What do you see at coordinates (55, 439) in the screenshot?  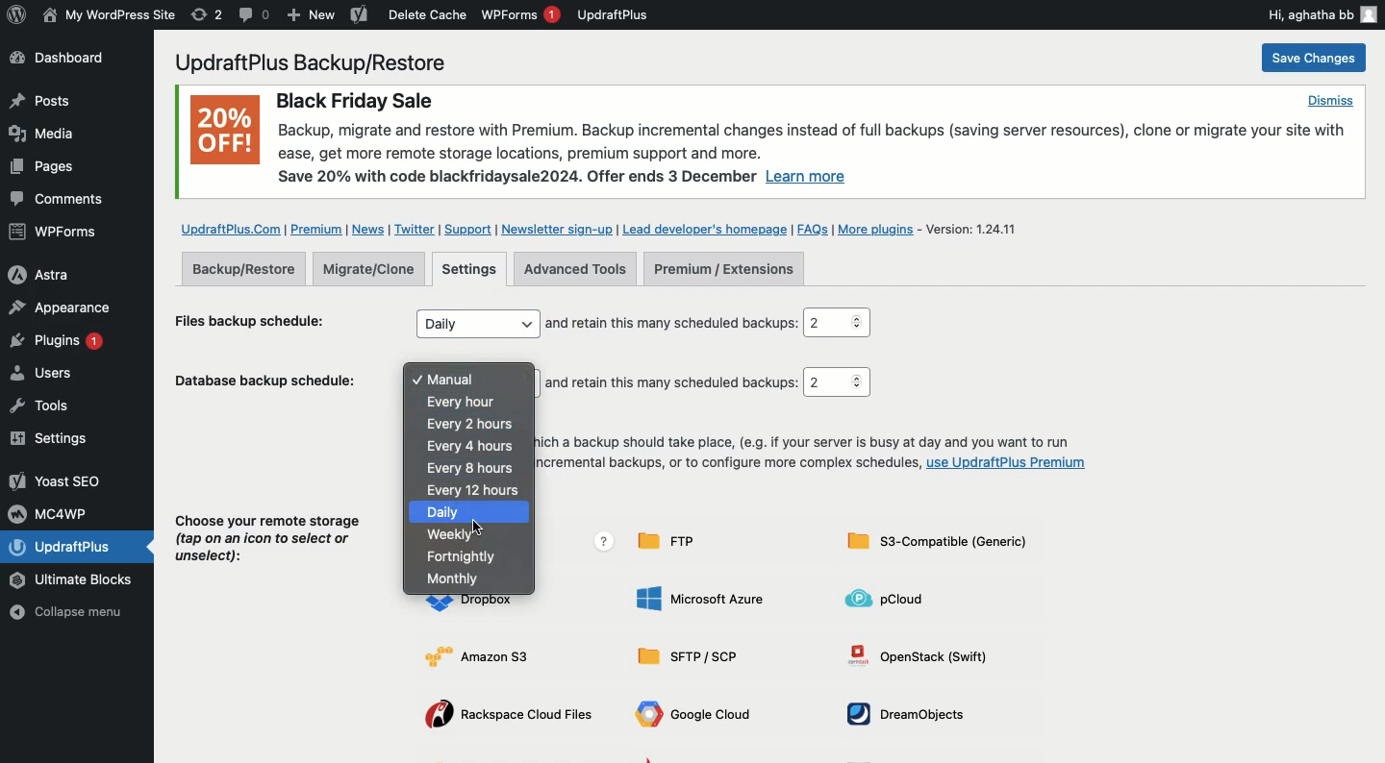 I see `Settings` at bounding box center [55, 439].